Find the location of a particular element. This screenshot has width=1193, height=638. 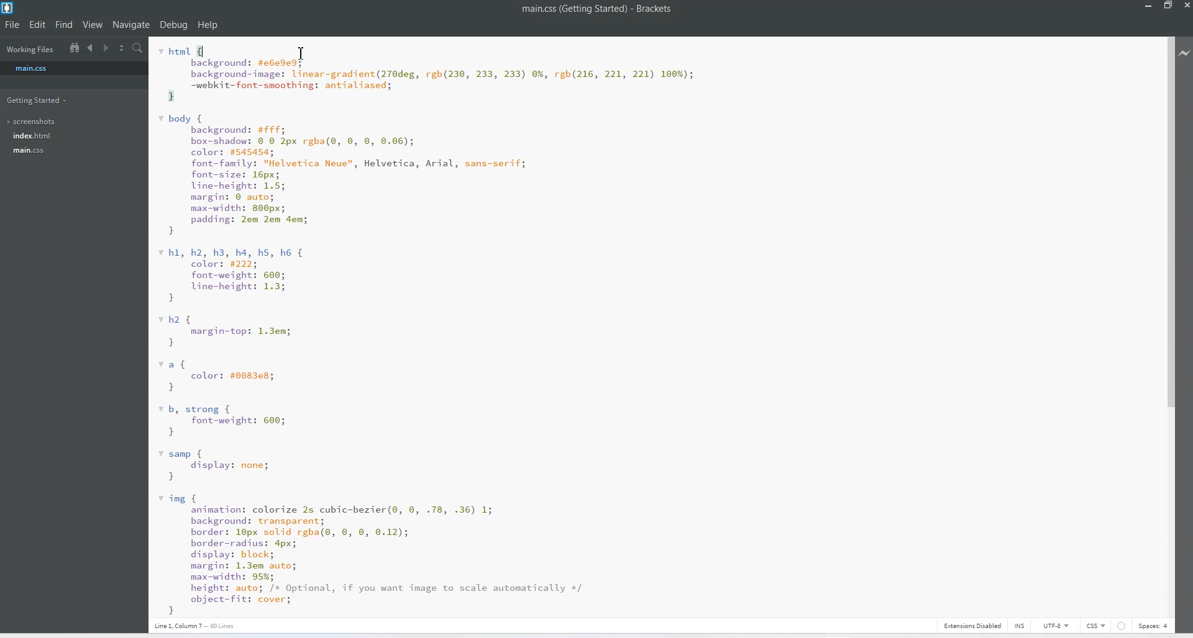

Navigate is located at coordinates (132, 25).